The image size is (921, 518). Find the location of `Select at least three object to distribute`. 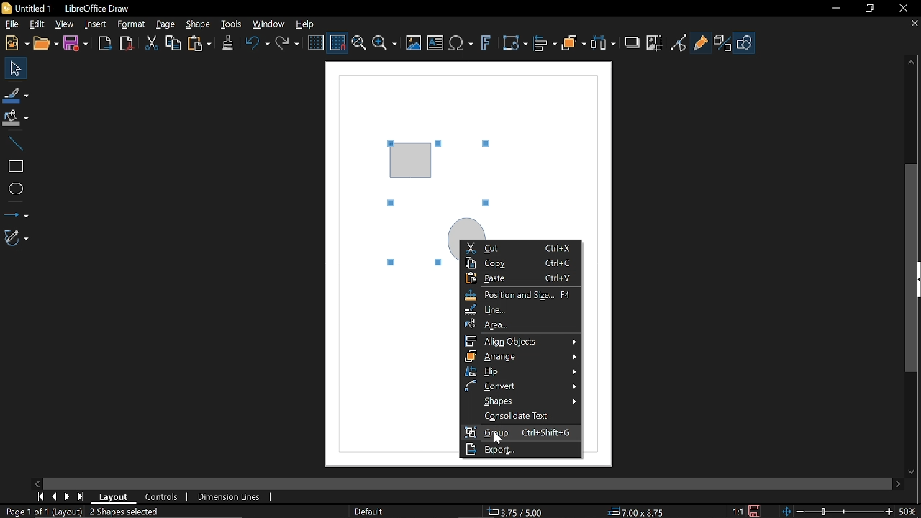

Select at least three object to distribute is located at coordinates (604, 45).